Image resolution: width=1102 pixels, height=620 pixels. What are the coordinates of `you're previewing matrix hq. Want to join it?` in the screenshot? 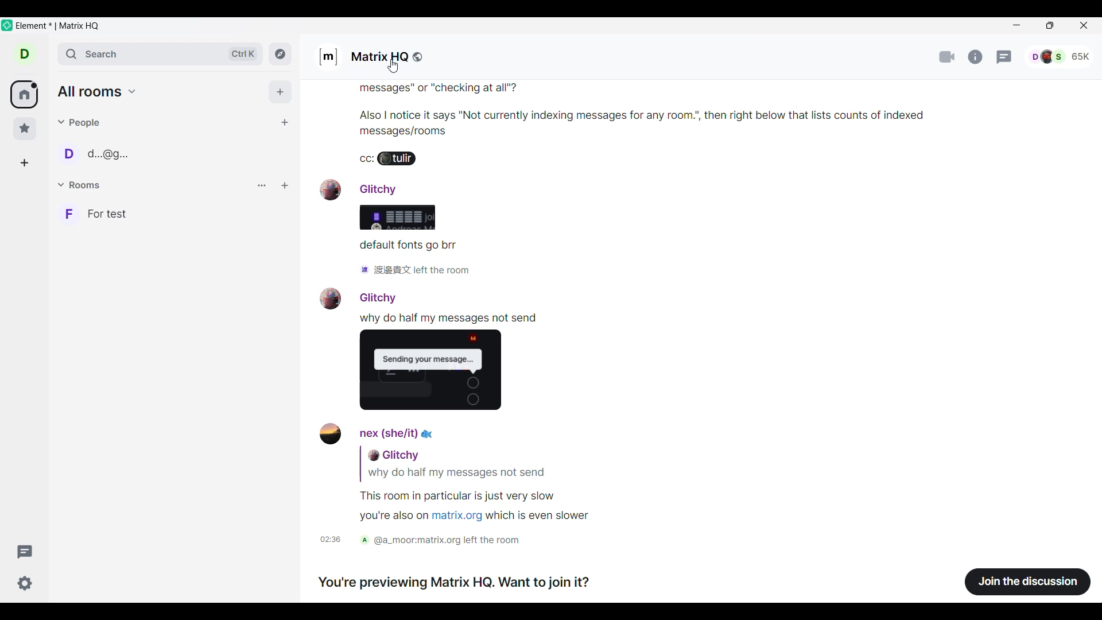 It's located at (459, 584).